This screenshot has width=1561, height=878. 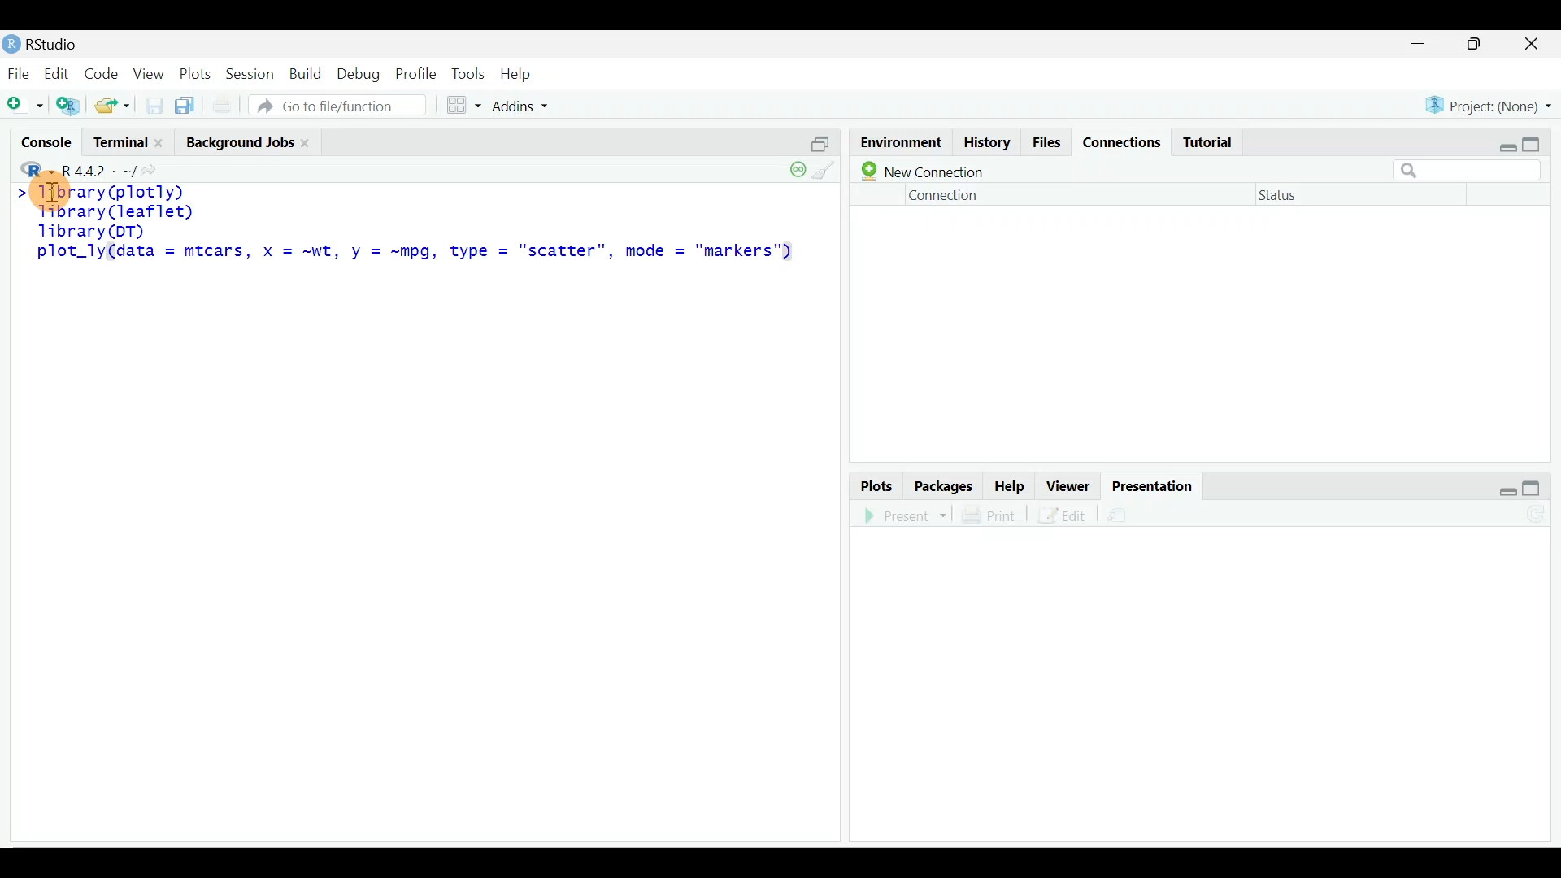 What do you see at coordinates (1286, 194) in the screenshot?
I see `Status` at bounding box center [1286, 194].